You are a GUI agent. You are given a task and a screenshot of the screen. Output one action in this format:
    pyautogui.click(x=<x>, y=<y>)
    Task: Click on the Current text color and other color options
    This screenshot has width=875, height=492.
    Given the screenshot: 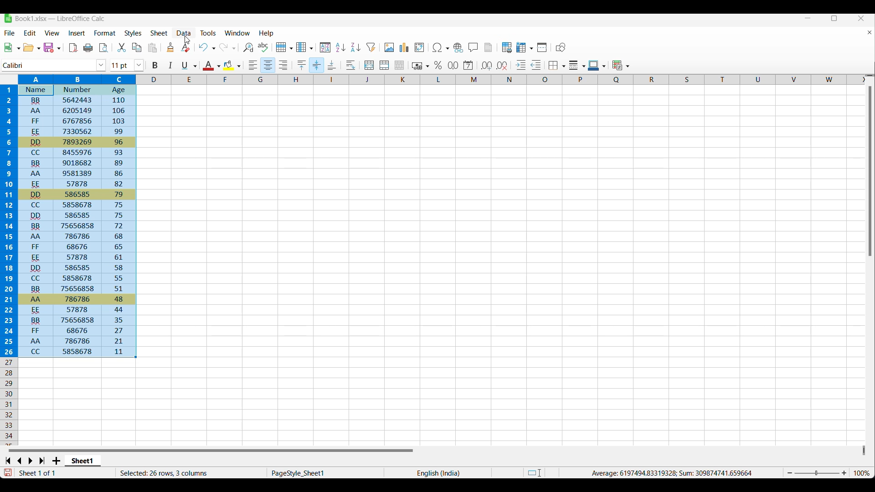 What is the action you would take?
    pyautogui.click(x=211, y=65)
    